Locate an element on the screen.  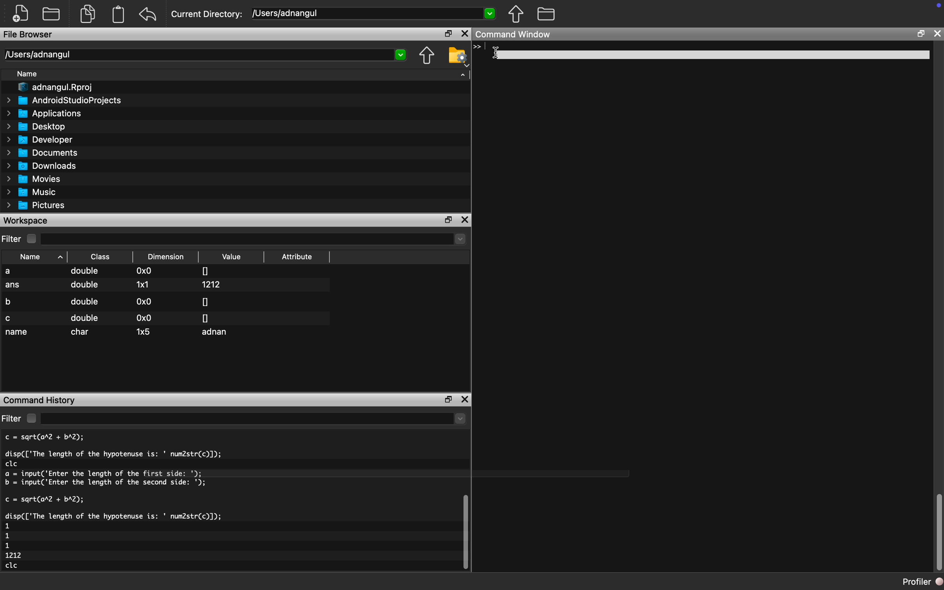
1212 is located at coordinates (213, 284).